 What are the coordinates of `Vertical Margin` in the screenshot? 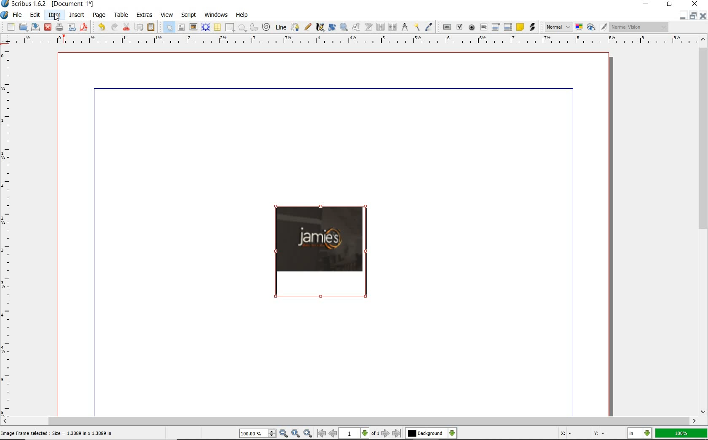 It's located at (8, 231).